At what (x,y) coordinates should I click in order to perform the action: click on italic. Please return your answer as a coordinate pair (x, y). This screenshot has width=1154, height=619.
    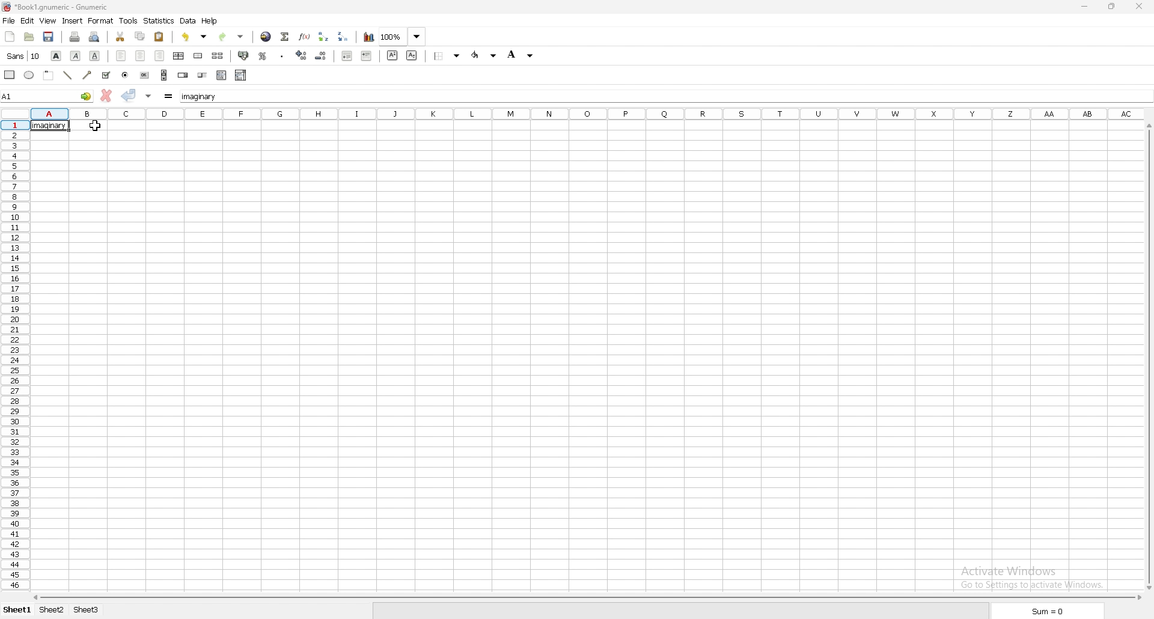
    Looking at the image, I should click on (76, 55).